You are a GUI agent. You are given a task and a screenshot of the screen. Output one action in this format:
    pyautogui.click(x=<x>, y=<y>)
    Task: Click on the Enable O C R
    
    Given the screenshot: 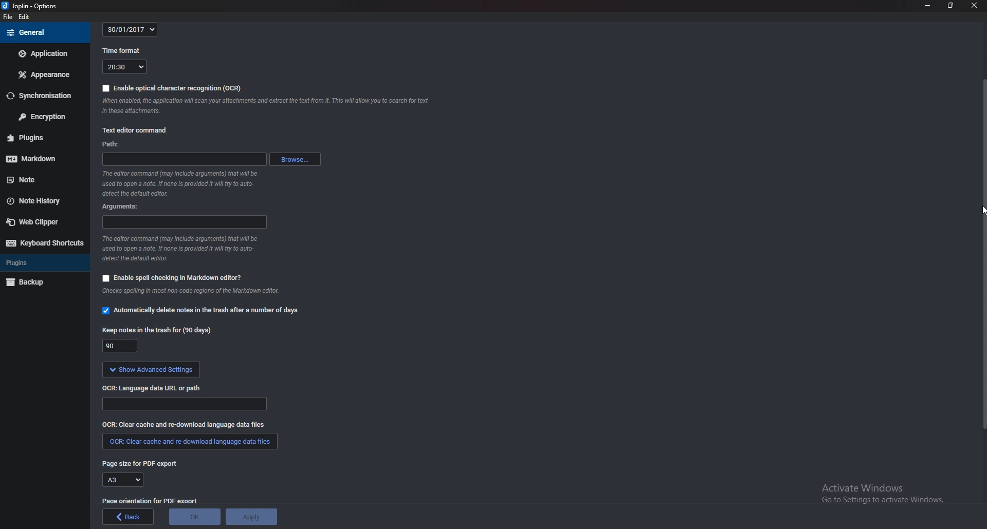 What is the action you would take?
    pyautogui.click(x=172, y=88)
    